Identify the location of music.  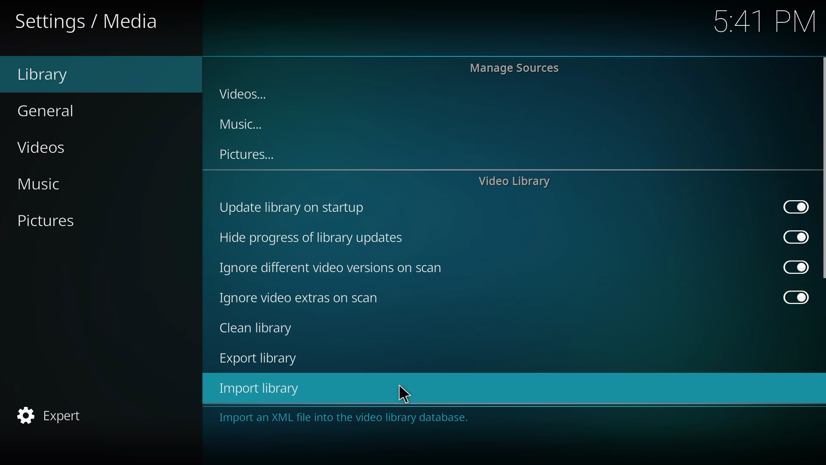
(38, 184).